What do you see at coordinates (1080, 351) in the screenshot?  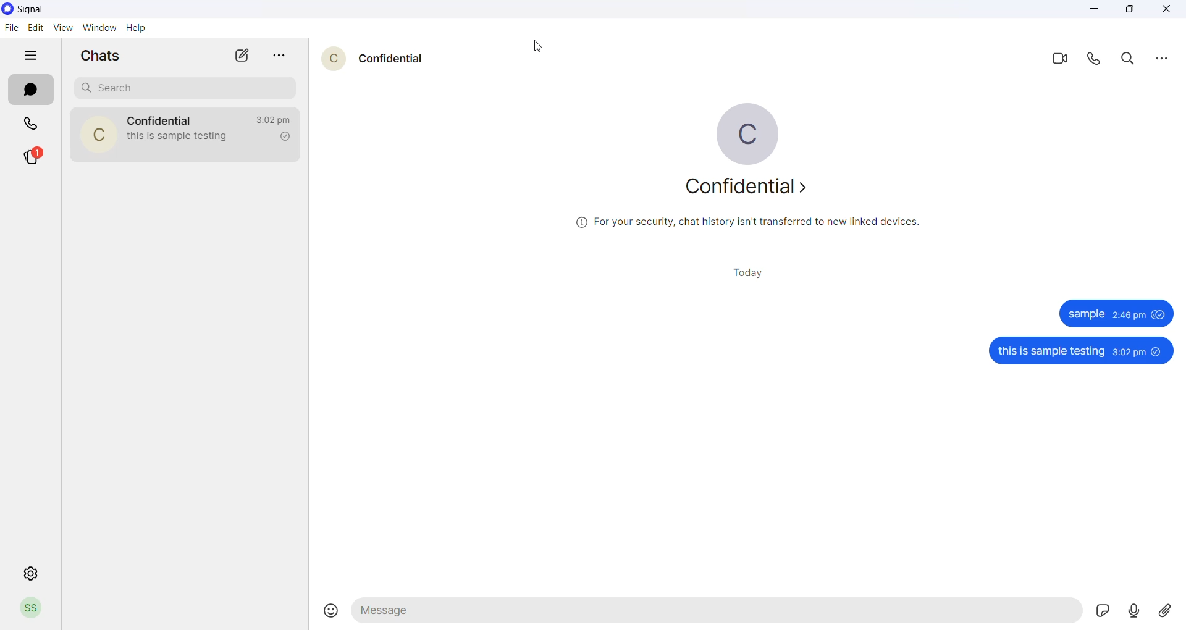 I see `` at bounding box center [1080, 351].